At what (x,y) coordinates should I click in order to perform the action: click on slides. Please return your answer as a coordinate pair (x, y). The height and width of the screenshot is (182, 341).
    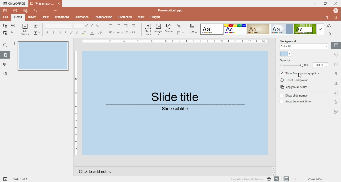
    Looking at the image, I should click on (5, 55).